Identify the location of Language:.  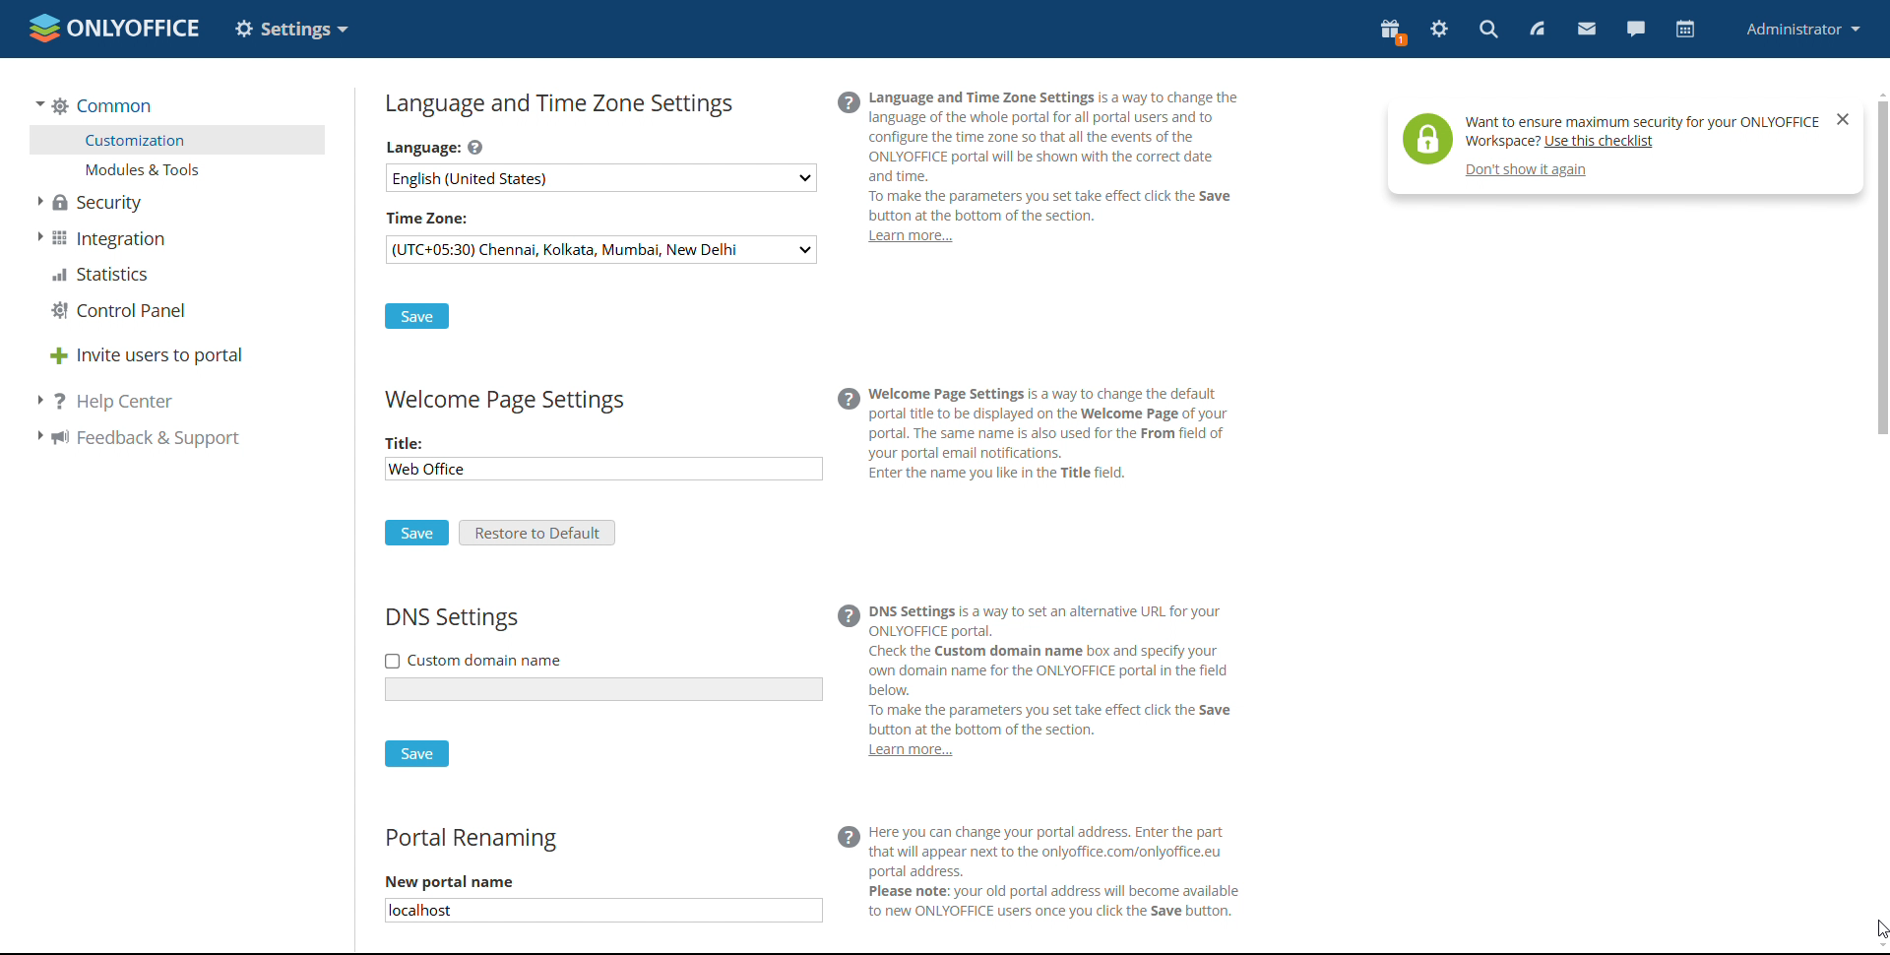
(441, 146).